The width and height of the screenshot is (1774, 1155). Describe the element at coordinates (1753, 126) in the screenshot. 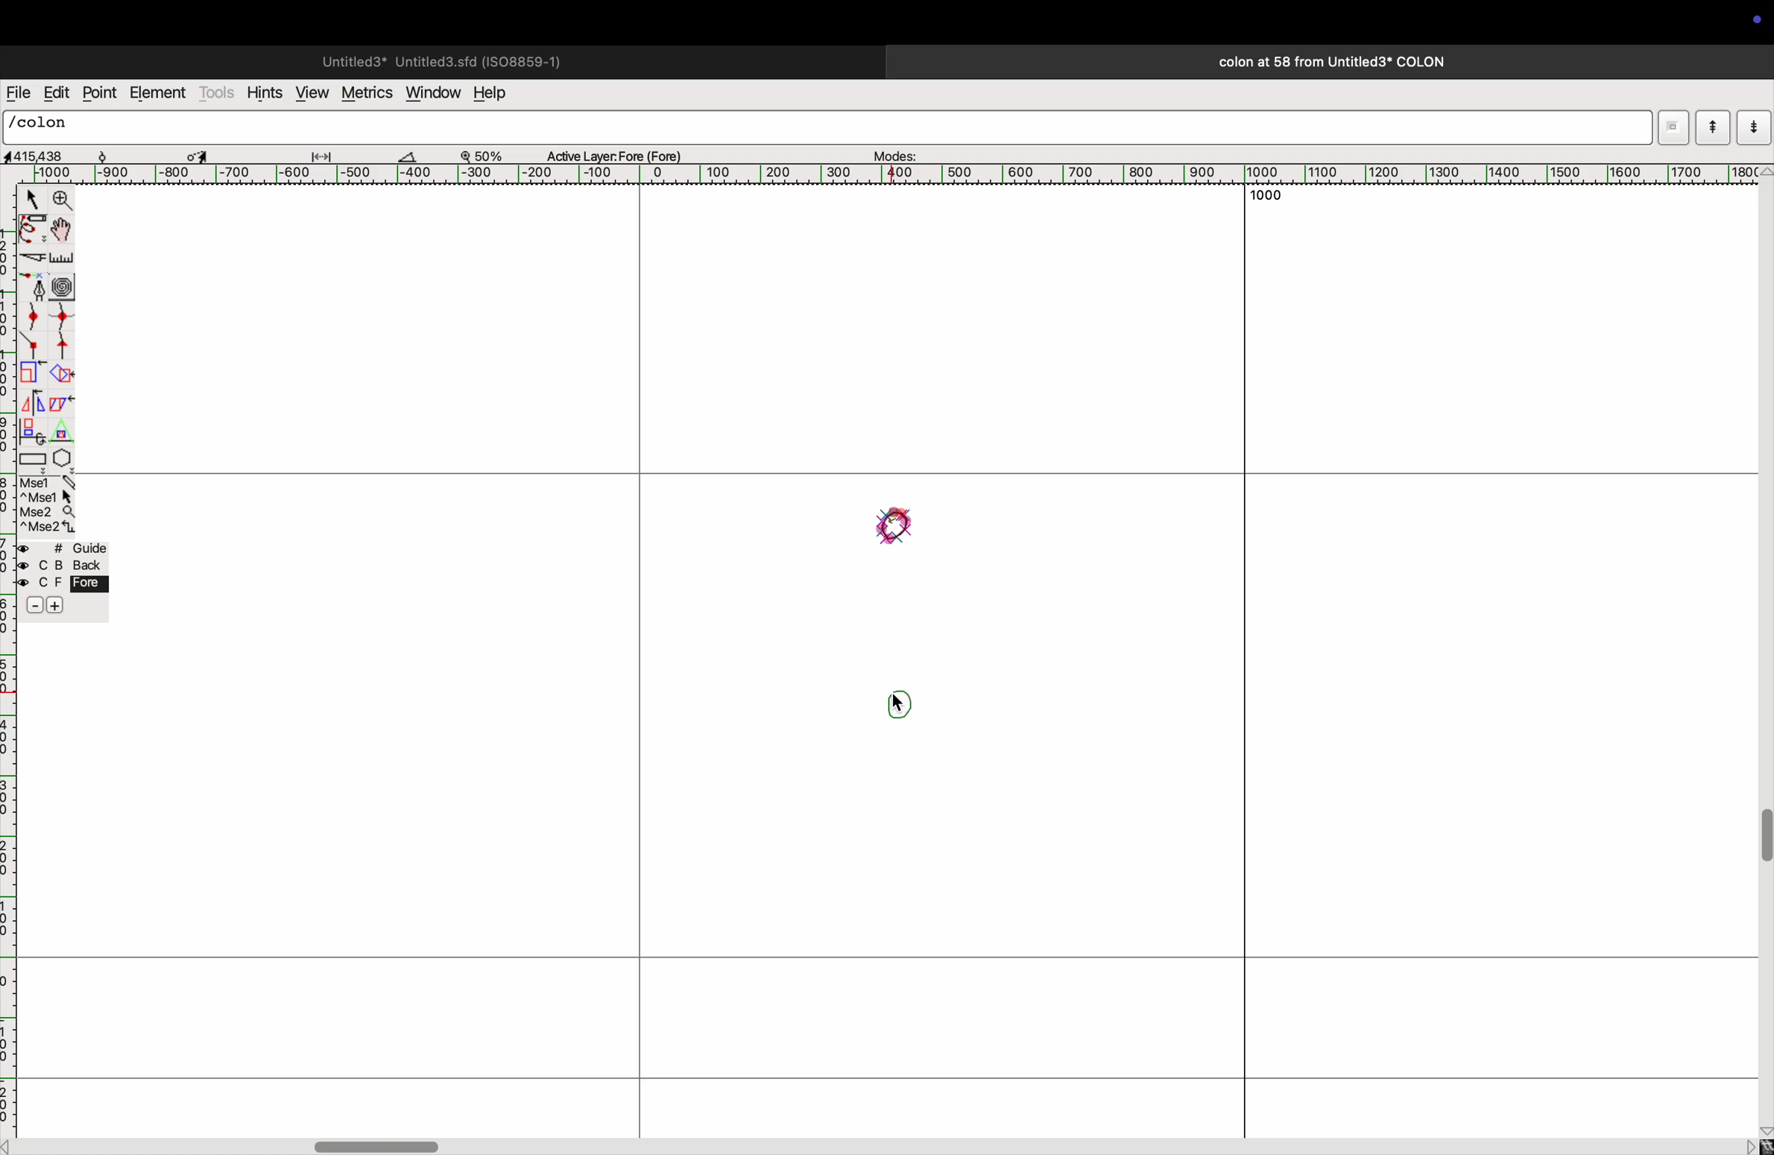

I see `mode down` at that location.